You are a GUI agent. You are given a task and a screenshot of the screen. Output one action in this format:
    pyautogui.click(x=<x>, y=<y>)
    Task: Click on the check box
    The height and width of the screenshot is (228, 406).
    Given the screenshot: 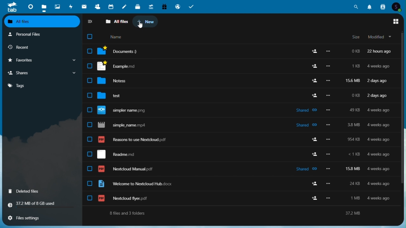 What is the action you would take?
    pyautogui.click(x=90, y=198)
    